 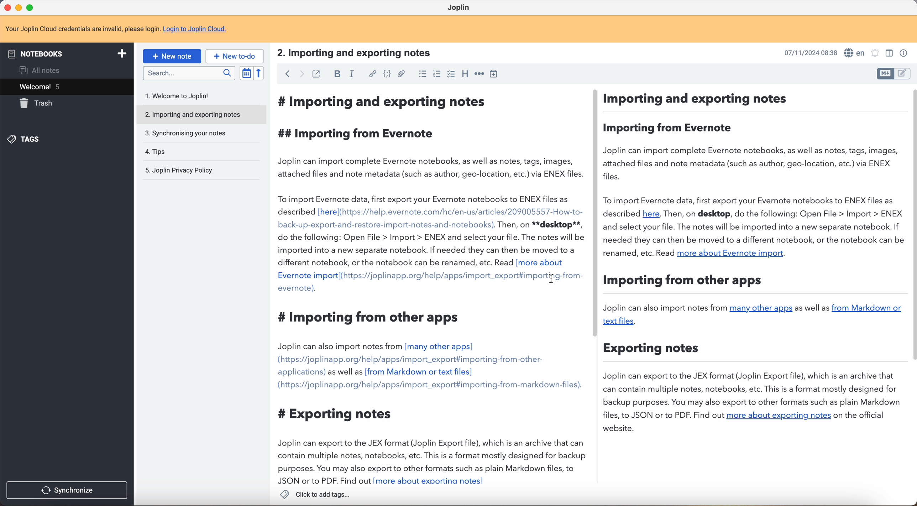 What do you see at coordinates (26, 140) in the screenshot?
I see `tags` at bounding box center [26, 140].